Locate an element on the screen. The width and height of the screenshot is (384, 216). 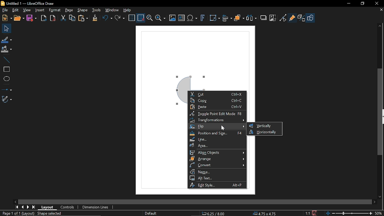
Transformation is located at coordinates (215, 18).